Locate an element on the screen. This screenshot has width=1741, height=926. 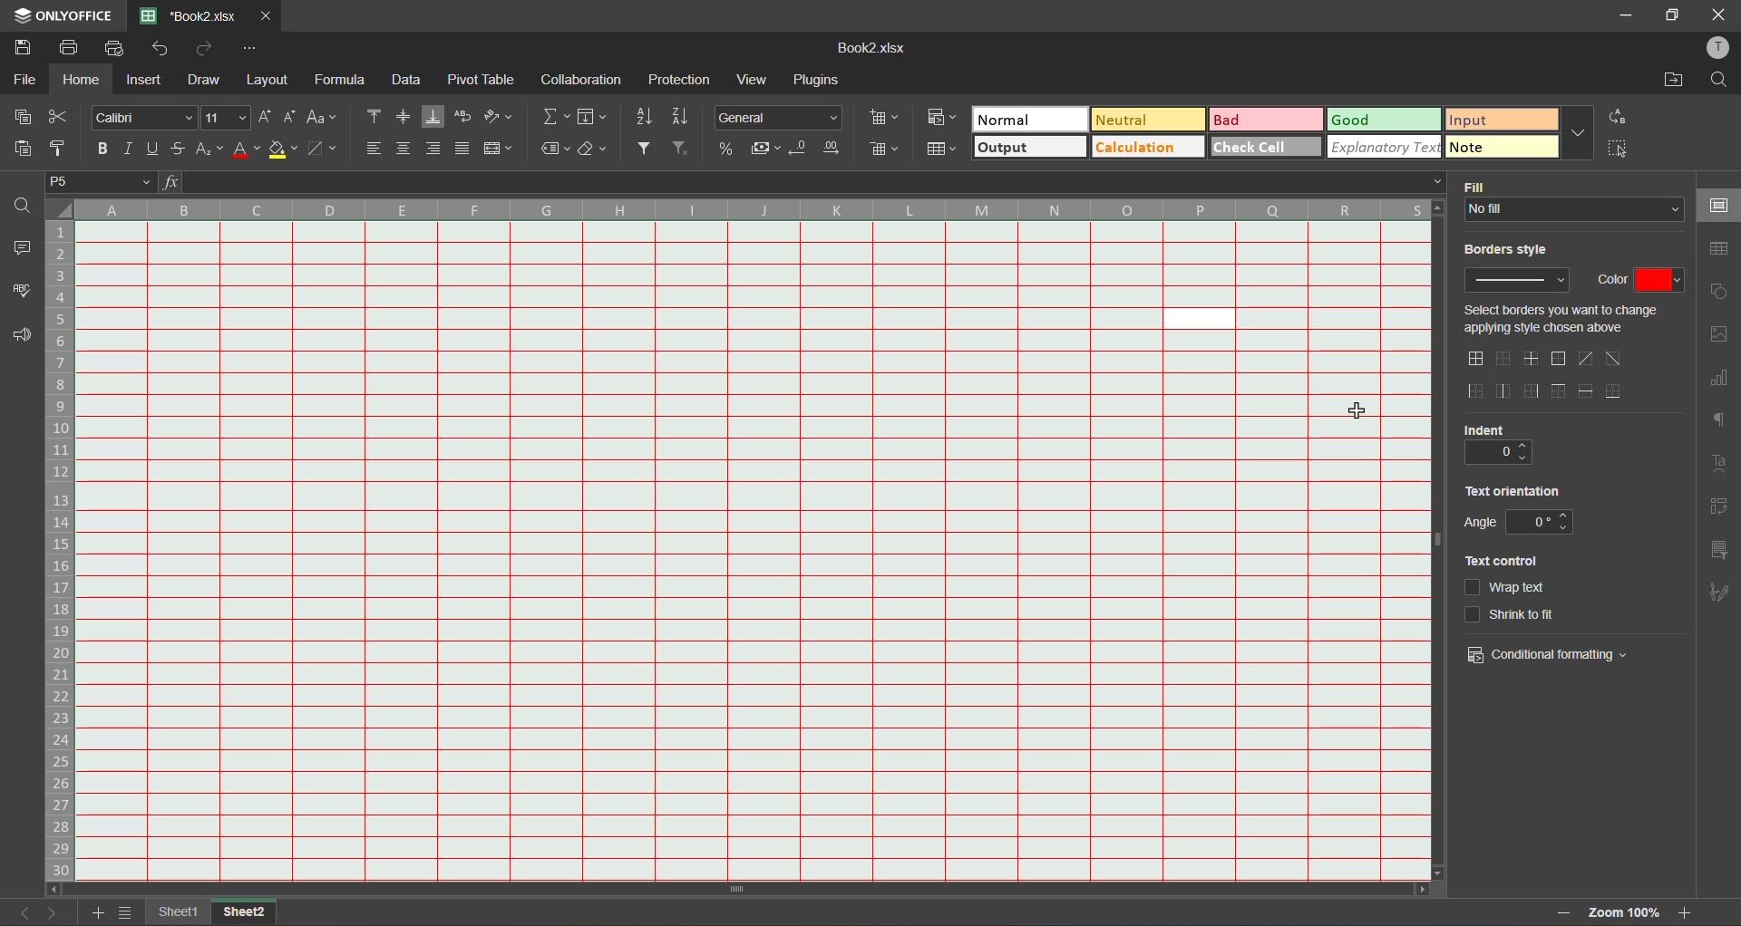
comments is located at coordinates (23, 246).